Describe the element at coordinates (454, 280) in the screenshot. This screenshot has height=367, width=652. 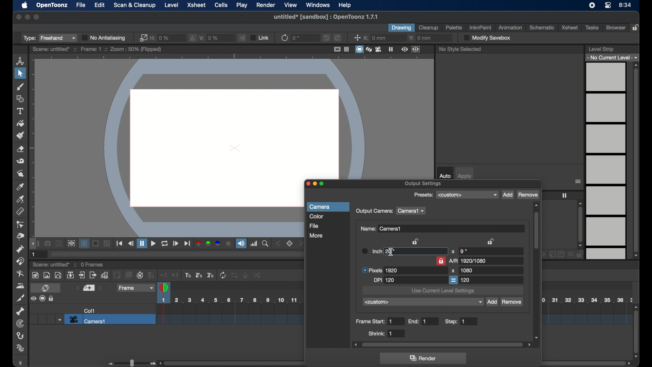
I see `equal to` at that location.